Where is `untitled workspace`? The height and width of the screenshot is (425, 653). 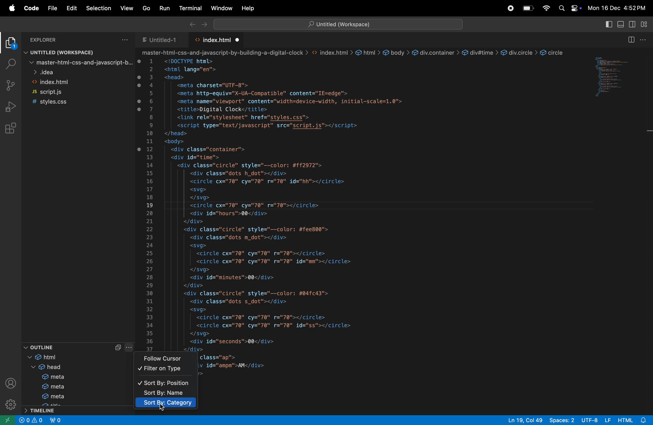
untitled workspace is located at coordinates (72, 52).